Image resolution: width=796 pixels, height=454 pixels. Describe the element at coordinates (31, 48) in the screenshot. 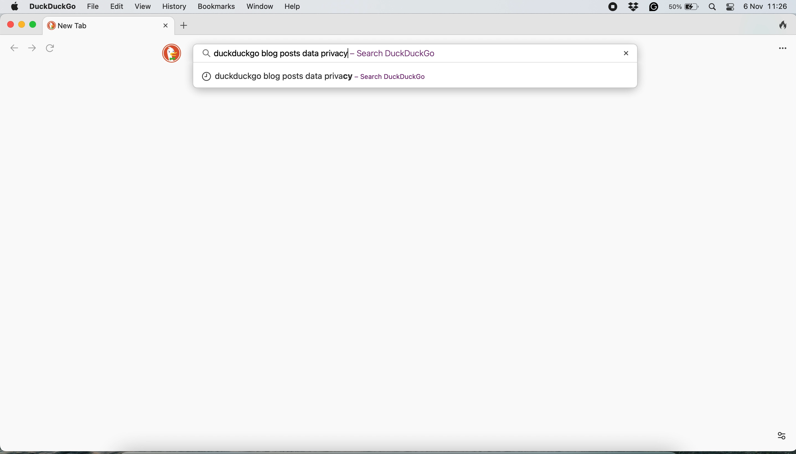

I see `go forward` at that location.